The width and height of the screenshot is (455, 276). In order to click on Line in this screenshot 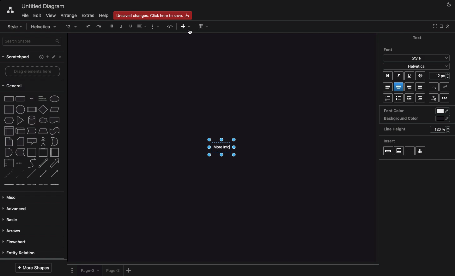, I will do `click(32, 174)`.